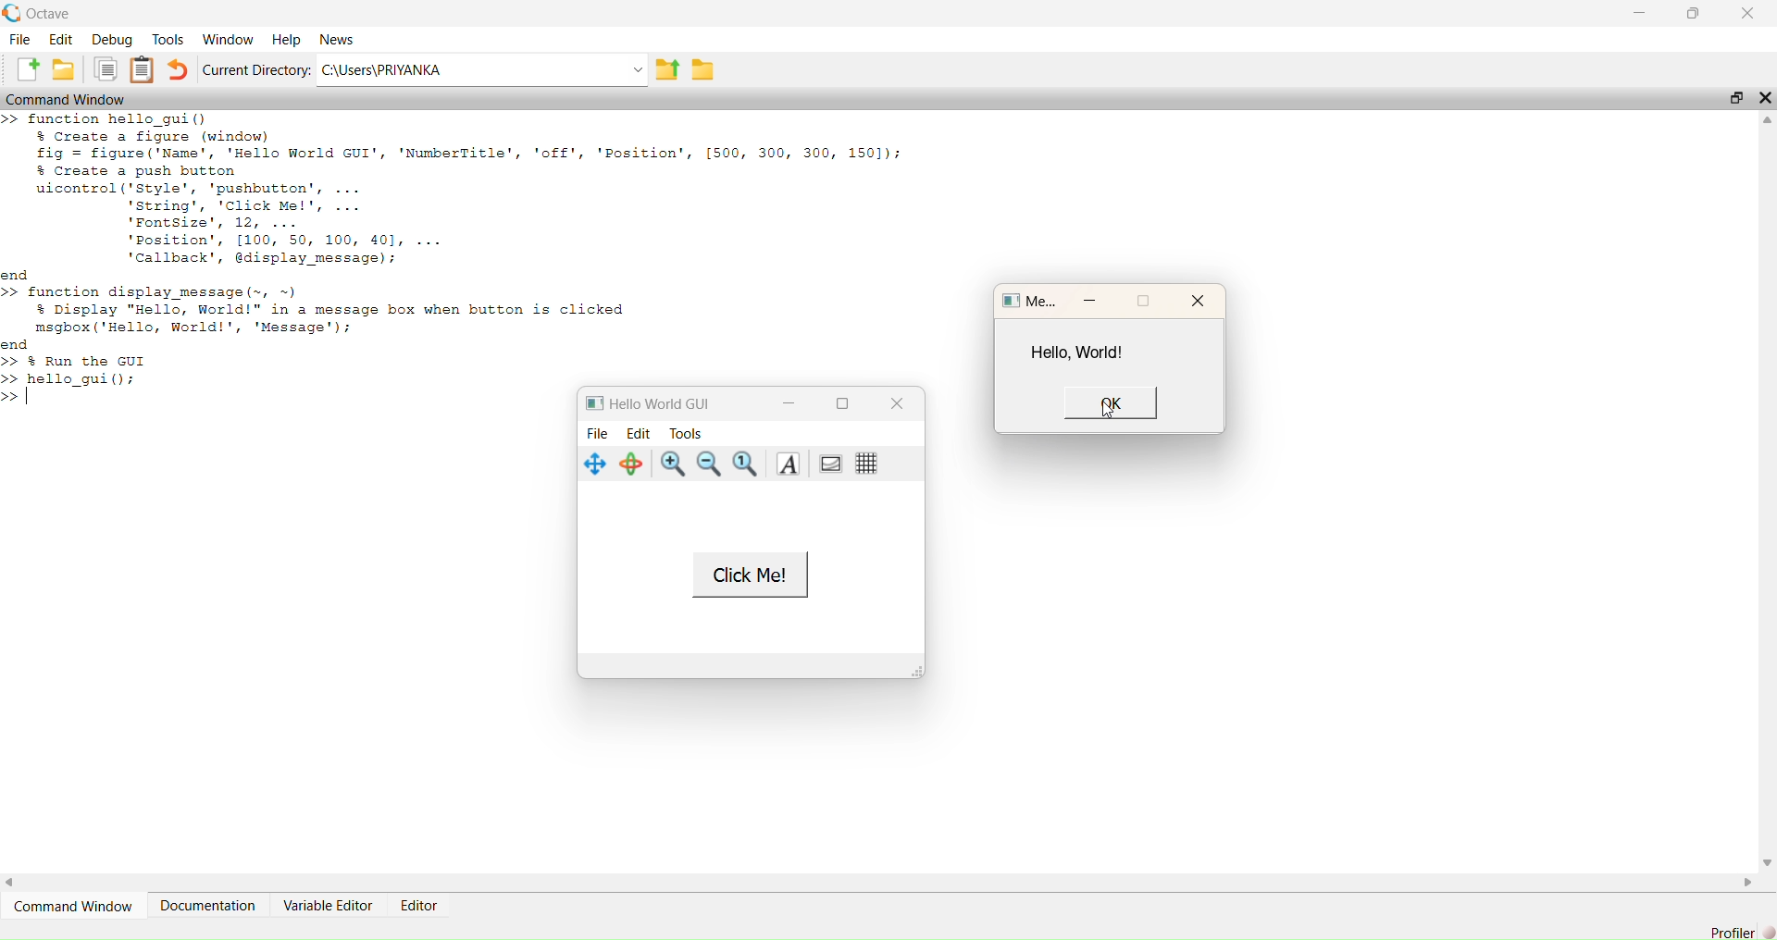  I want to click on export, so click(668, 75).